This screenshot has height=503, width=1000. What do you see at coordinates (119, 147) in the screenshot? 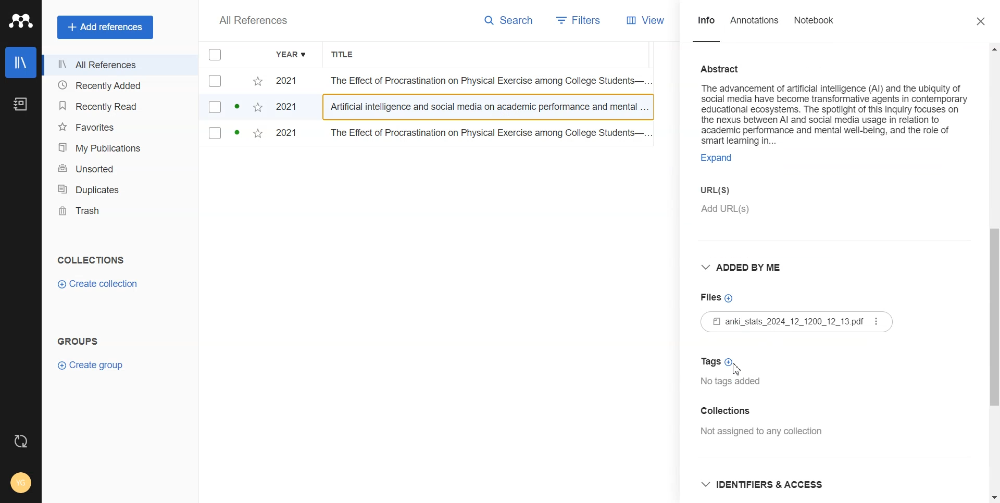
I see `My Publication` at bounding box center [119, 147].